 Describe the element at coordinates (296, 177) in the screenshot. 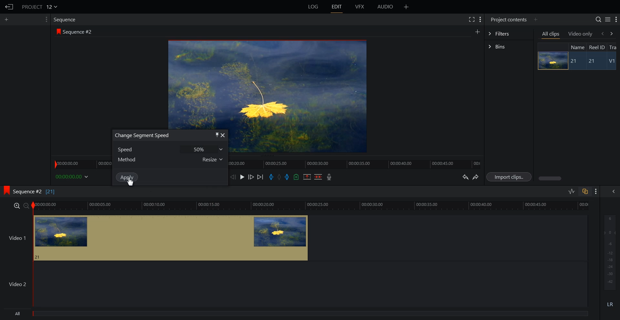

I see `Add an Cue in current position` at that location.